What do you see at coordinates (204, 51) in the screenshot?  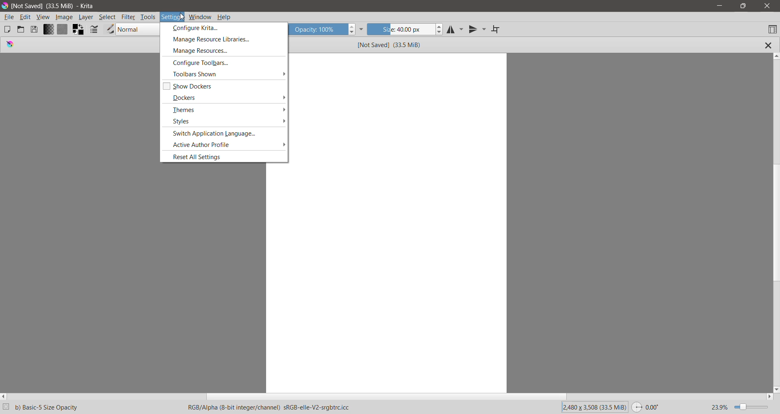 I see `Manage resources` at bounding box center [204, 51].